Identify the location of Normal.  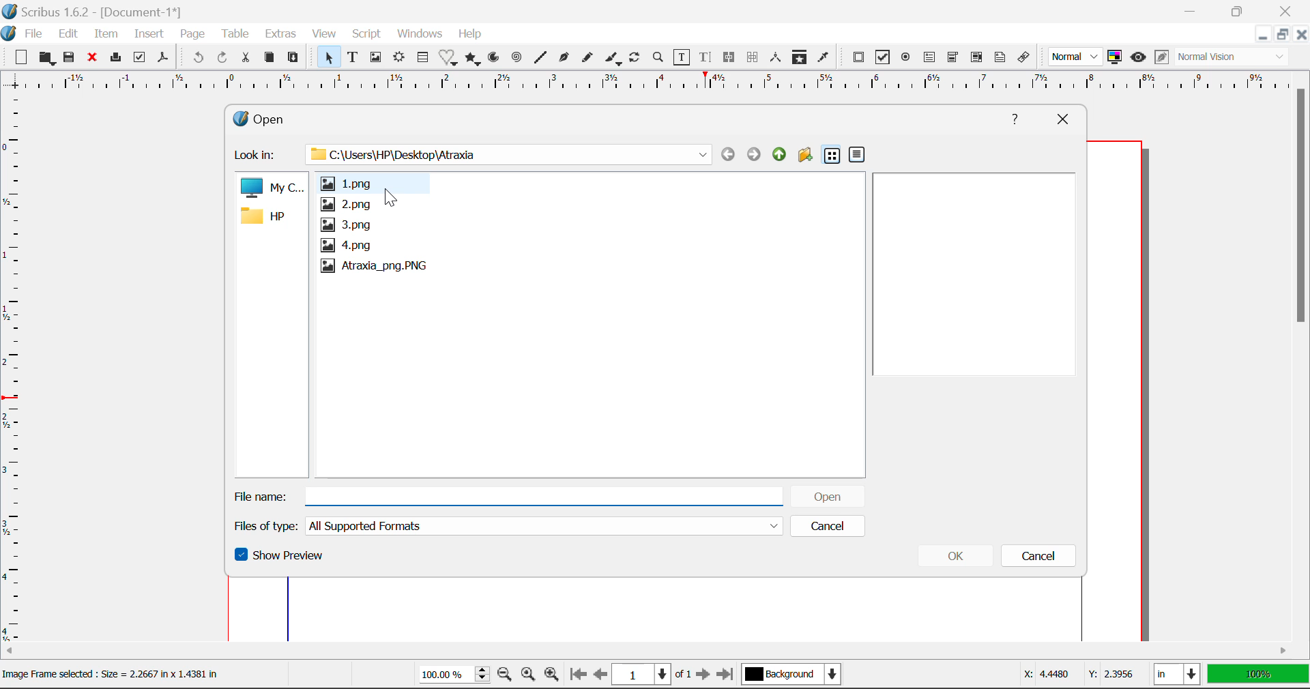
(1077, 56).